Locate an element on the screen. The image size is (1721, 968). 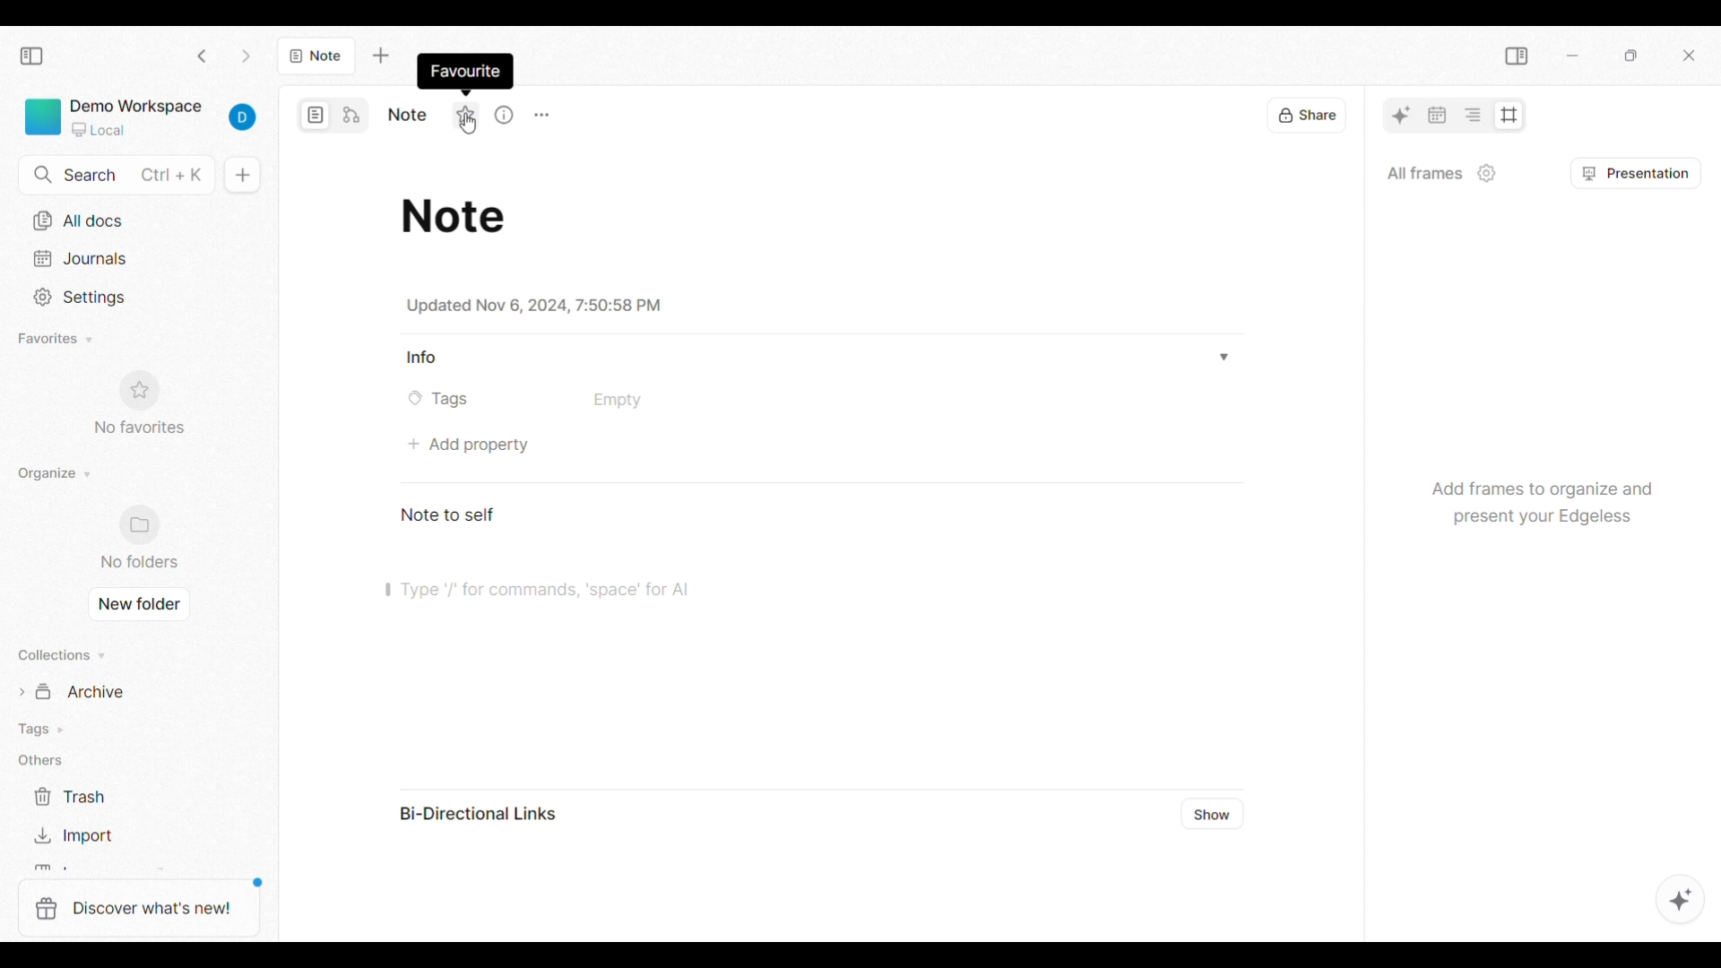
Info is located at coordinates (425, 358).